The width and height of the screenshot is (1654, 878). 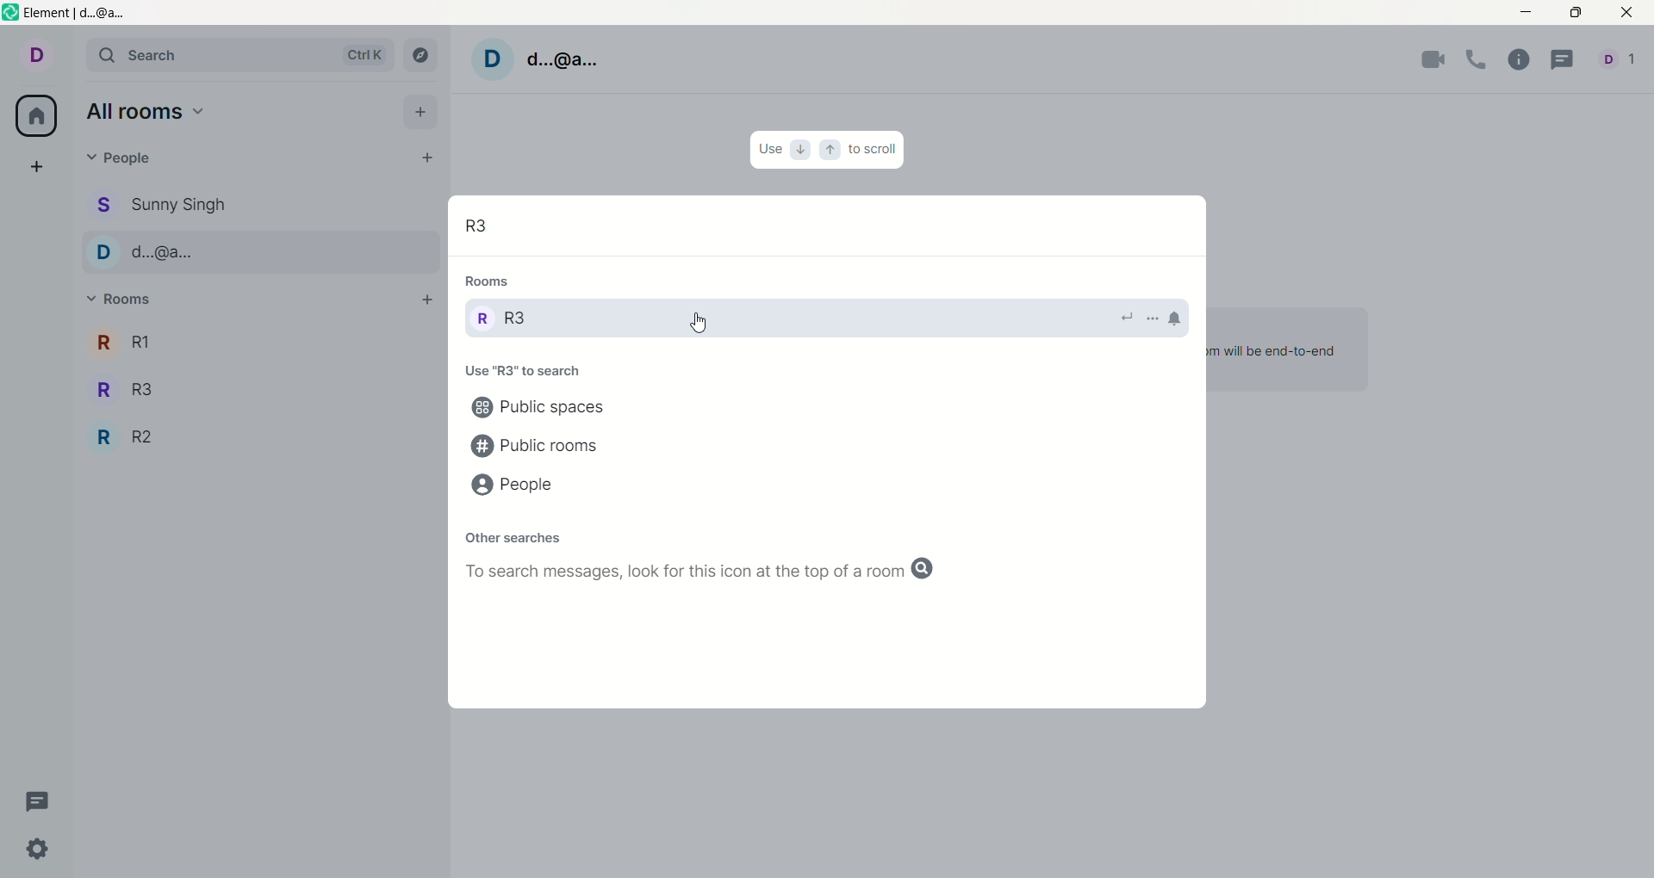 I want to click on notification, so click(x=1178, y=315).